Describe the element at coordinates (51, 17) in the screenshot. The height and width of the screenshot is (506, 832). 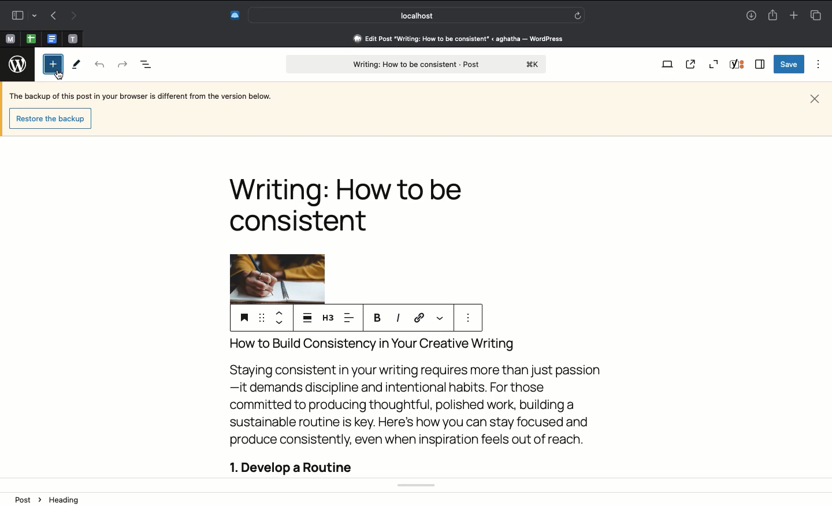
I see `Previous page` at that location.